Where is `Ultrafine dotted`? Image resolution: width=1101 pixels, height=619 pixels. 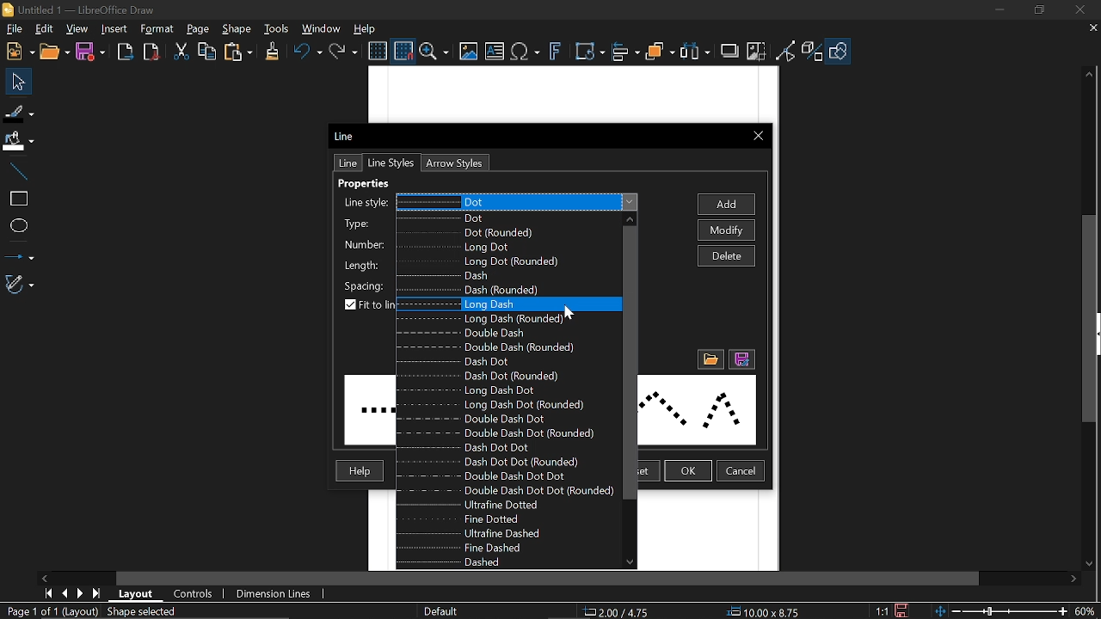 Ultrafine dotted is located at coordinates (510, 506).